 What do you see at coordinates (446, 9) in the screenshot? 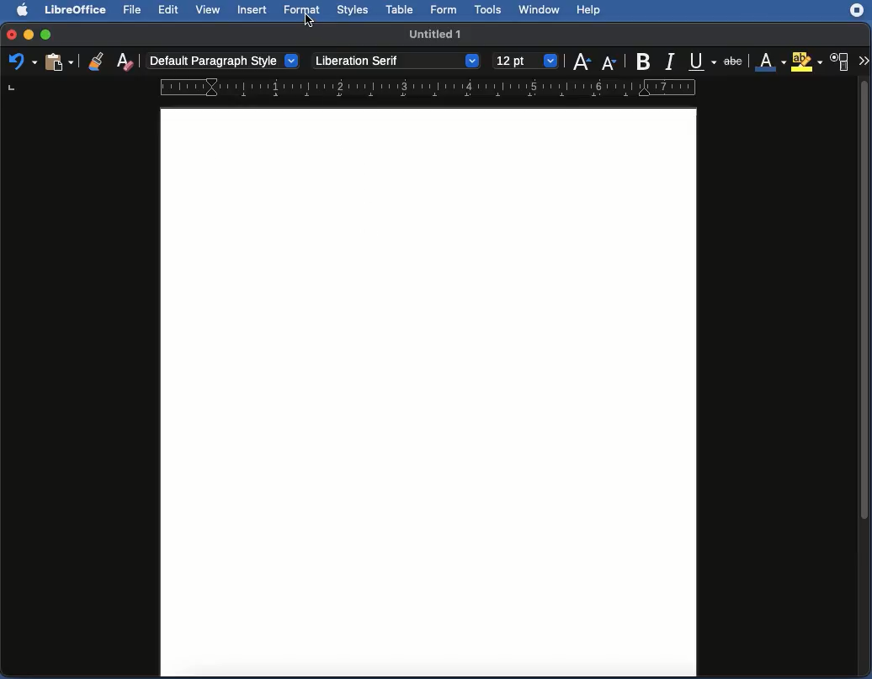
I see `Form` at bounding box center [446, 9].